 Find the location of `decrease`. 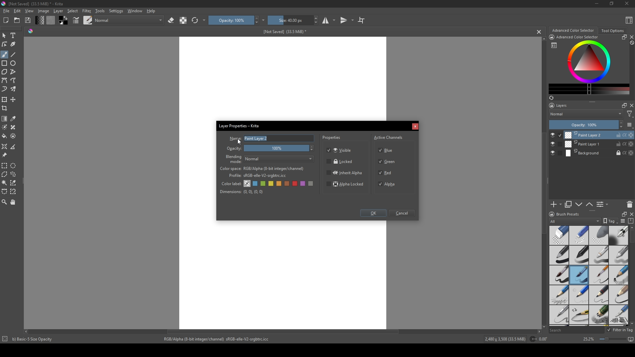

decrease is located at coordinates (620, 128).